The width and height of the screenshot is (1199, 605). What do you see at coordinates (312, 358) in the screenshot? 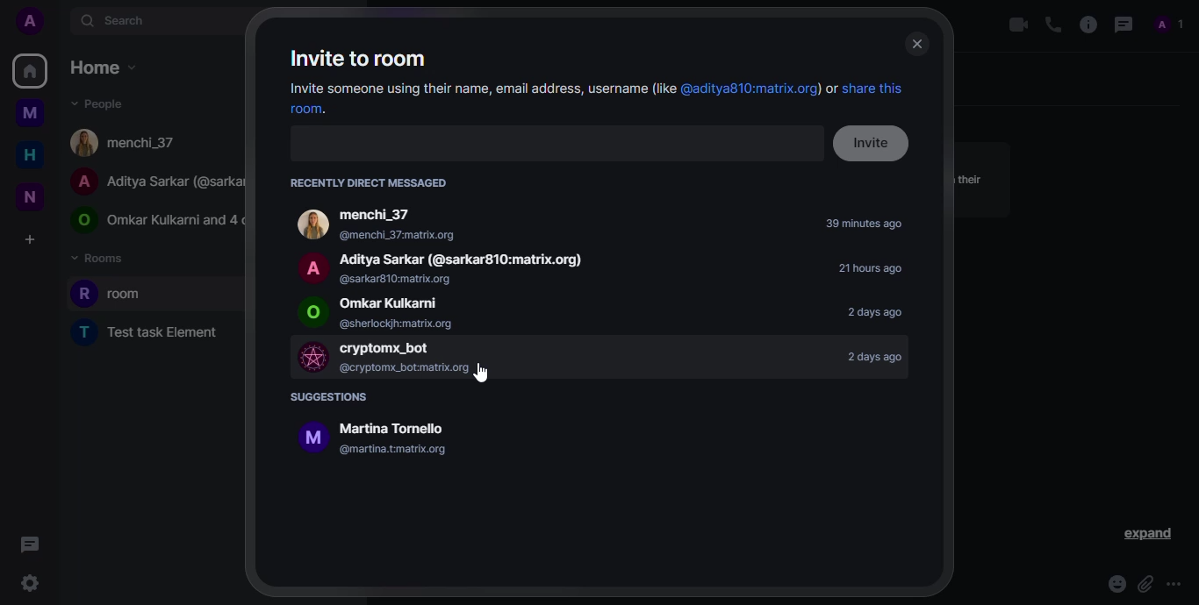
I see `logo` at bounding box center [312, 358].